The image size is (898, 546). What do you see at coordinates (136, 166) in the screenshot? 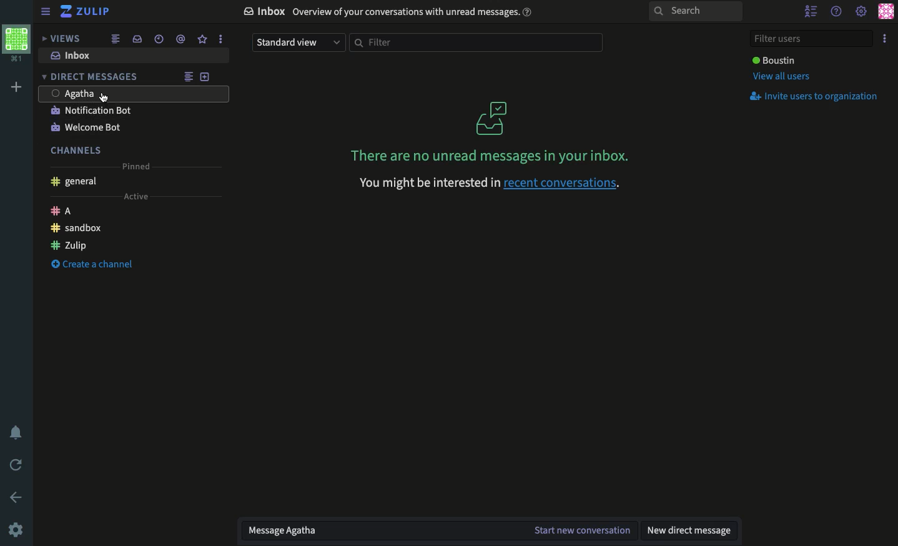
I see `Pinned` at bounding box center [136, 166].